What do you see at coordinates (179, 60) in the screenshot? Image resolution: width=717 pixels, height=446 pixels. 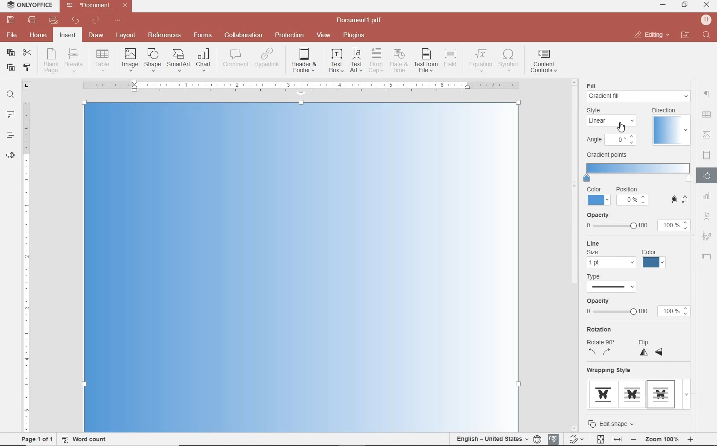 I see `INSERT SMART ART` at bounding box center [179, 60].